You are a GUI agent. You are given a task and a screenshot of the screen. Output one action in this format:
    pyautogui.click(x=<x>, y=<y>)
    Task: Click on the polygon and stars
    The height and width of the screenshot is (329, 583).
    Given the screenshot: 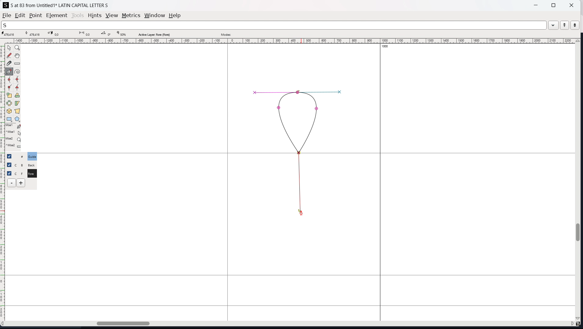 What is the action you would take?
    pyautogui.click(x=18, y=119)
    